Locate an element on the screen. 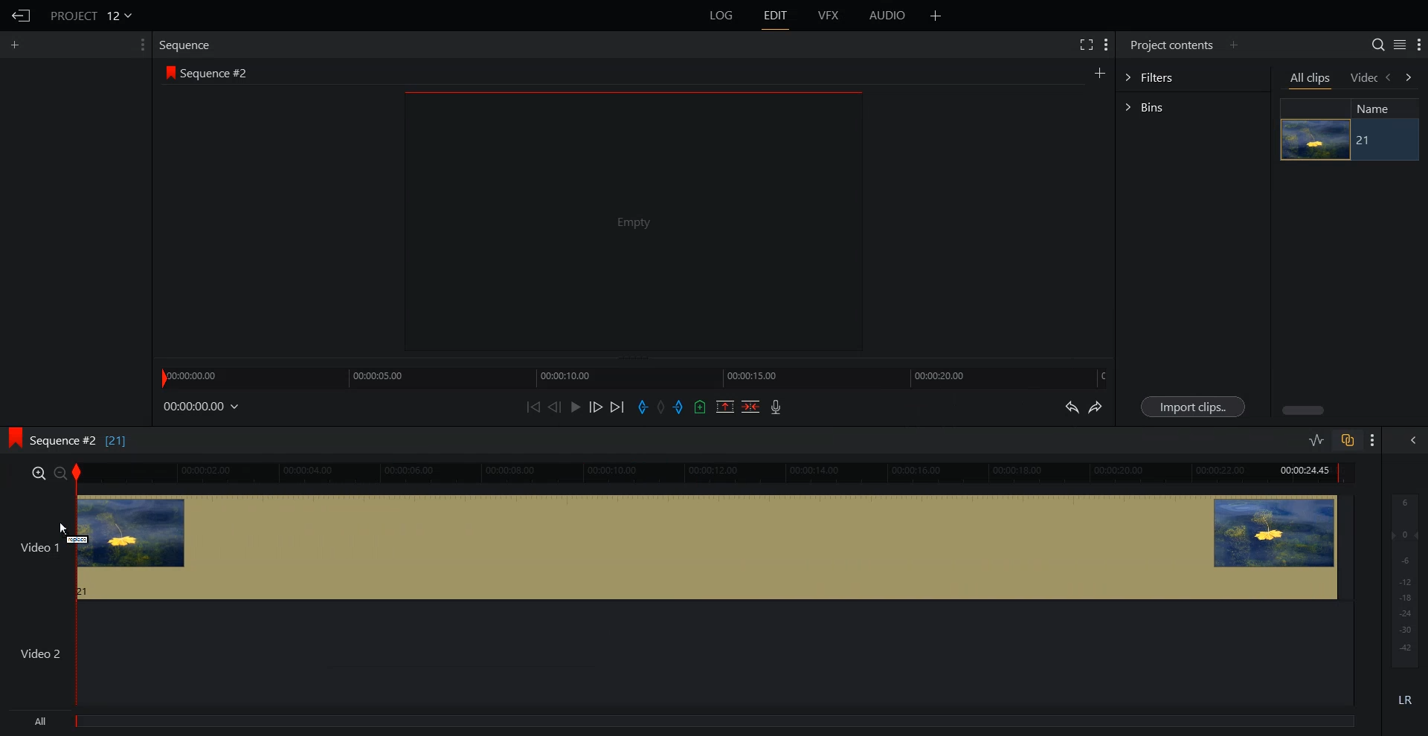 Image resolution: width=1428 pixels, height=736 pixels. Nudge One Frame Forward is located at coordinates (596, 407).